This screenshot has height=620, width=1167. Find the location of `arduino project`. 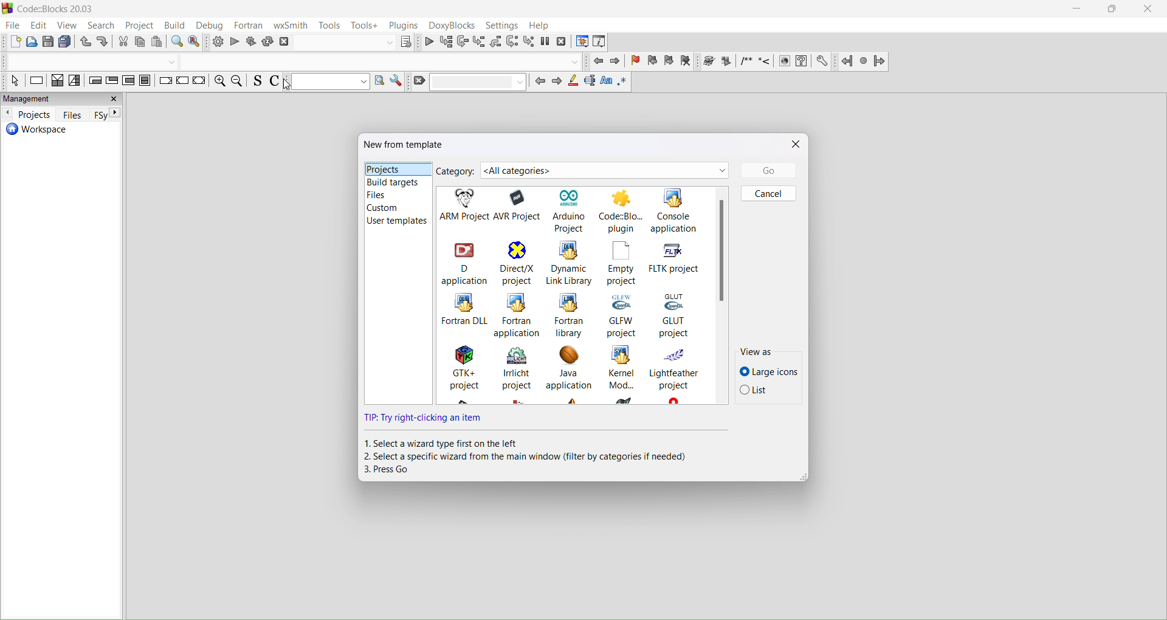

arduino project is located at coordinates (571, 209).